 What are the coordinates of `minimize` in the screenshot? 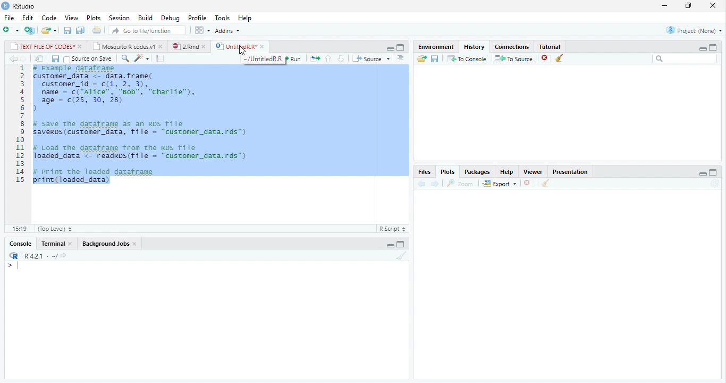 It's located at (703, 174).